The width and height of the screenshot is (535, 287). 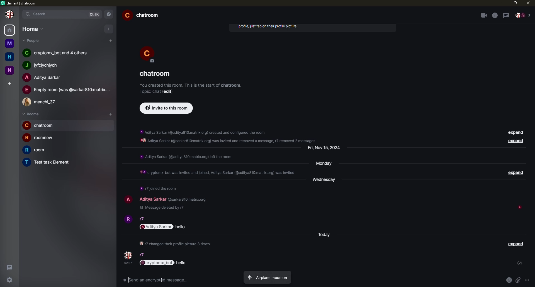 What do you see at coordinates (127, 199) in the screenshot?
I see `profile` at bounding box center [127, 199].